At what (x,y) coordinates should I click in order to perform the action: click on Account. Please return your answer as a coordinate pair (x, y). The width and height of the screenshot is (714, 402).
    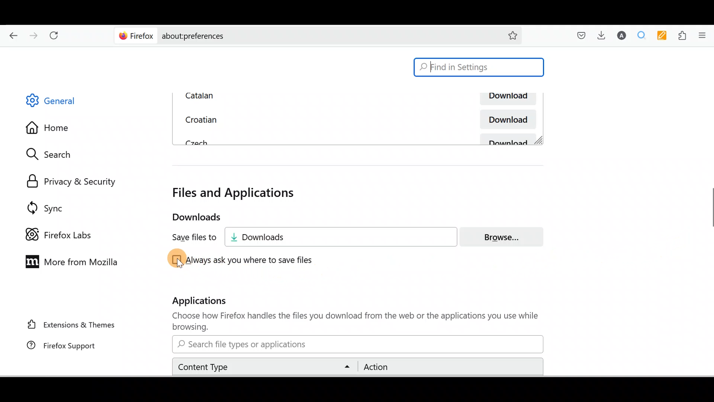
    Looking at the image, I should click on (623, 36).